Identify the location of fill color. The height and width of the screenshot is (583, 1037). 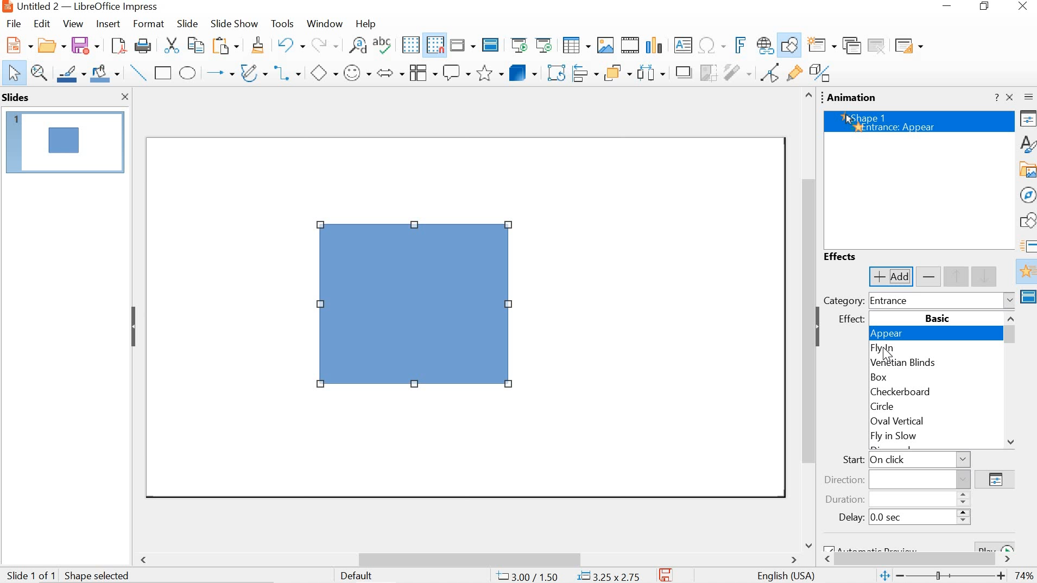
(104, 72).